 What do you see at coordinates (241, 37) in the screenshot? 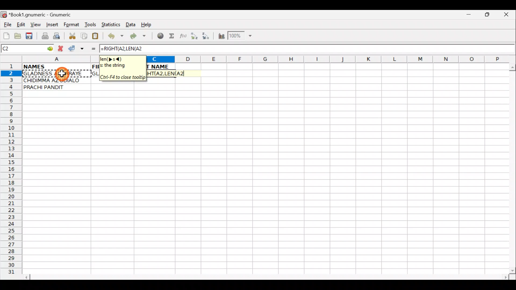
I see `Zoom` at bounding box center [241, 37].